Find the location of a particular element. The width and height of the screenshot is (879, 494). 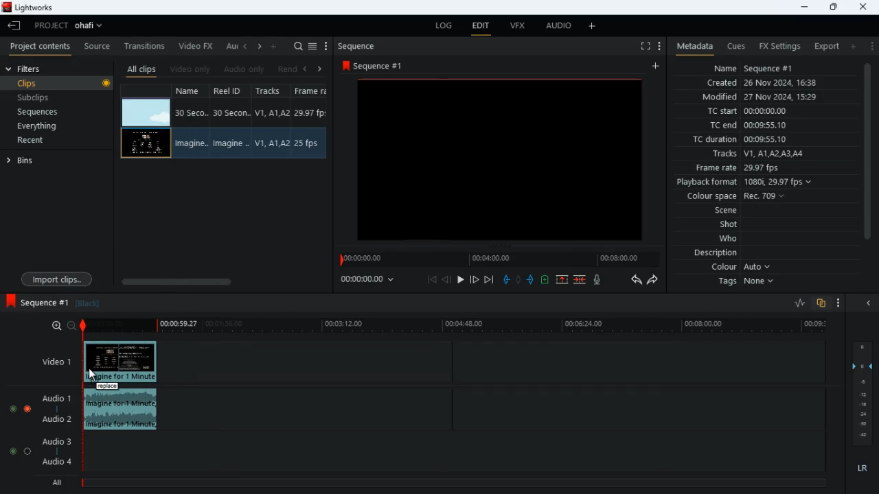

tags is located at coordinates (749, 282).